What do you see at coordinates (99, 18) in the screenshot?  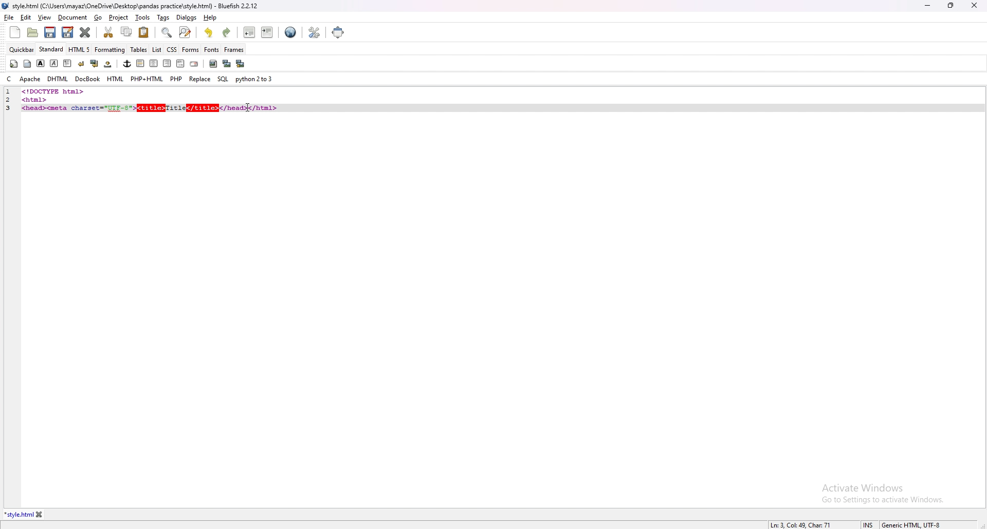 I see `go` at bounding box center [99, 18].